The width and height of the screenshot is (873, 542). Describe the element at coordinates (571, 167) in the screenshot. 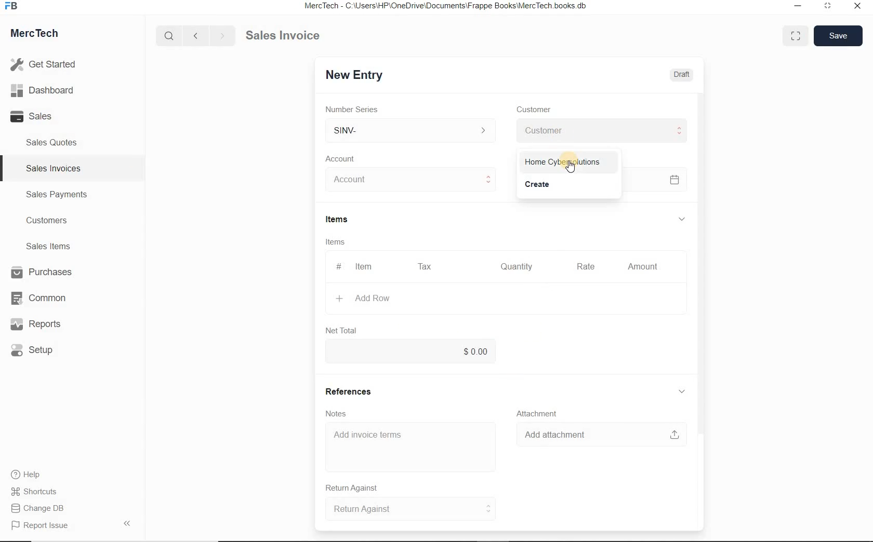

I see `cursor` at that location.